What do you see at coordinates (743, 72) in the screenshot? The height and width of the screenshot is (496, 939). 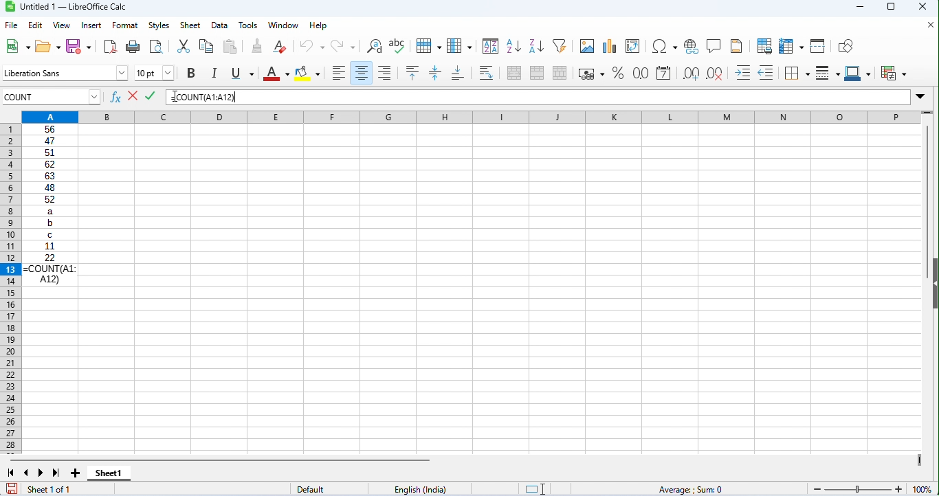 I see `increase indent` at bounding box center [743, 72].